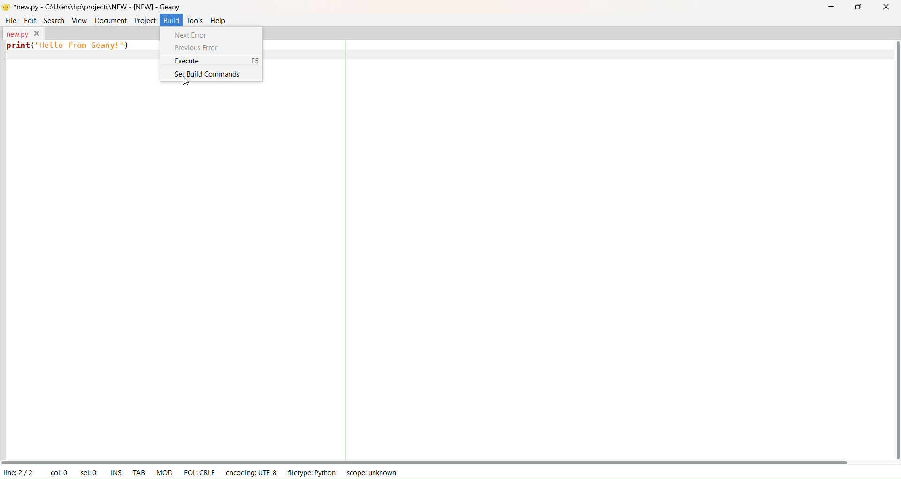  What do you see at coordinates (831, 6) in the screenshot?
I see `minimize` at bounding box center [831, 6].